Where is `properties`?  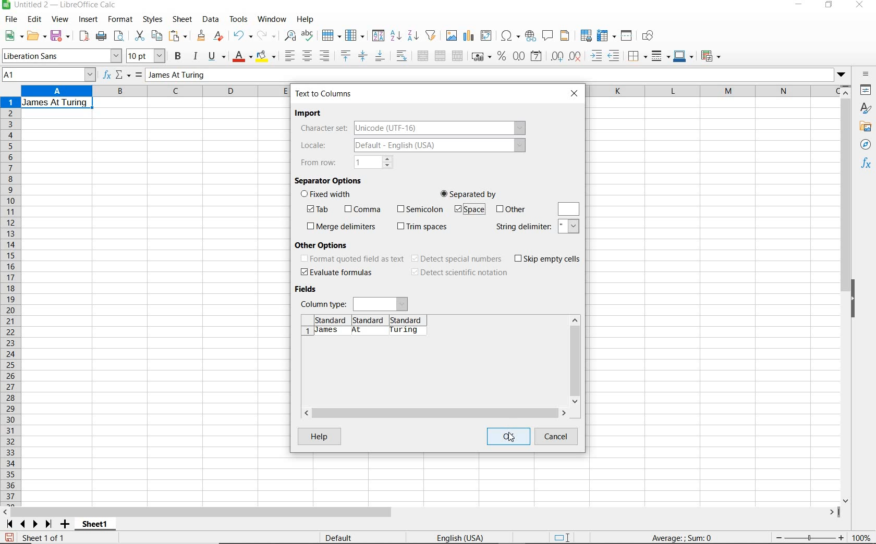 properties is located at coordinates (866, 90).